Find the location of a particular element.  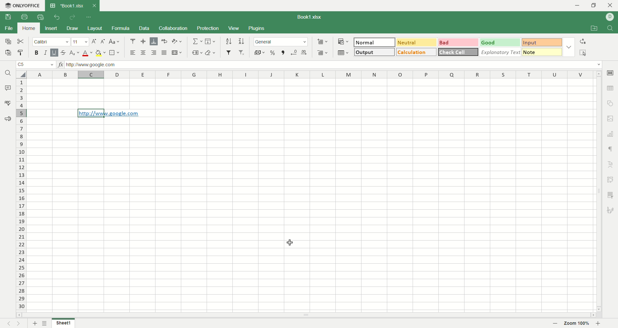

maximize is located at coordinates (595, 5).